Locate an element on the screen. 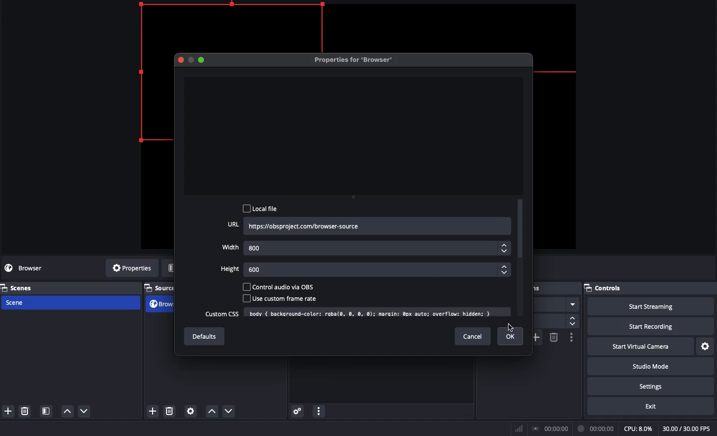 Image resolution: width=717 pixels, height=436 pixels. add is located at coordinates (8, 410).